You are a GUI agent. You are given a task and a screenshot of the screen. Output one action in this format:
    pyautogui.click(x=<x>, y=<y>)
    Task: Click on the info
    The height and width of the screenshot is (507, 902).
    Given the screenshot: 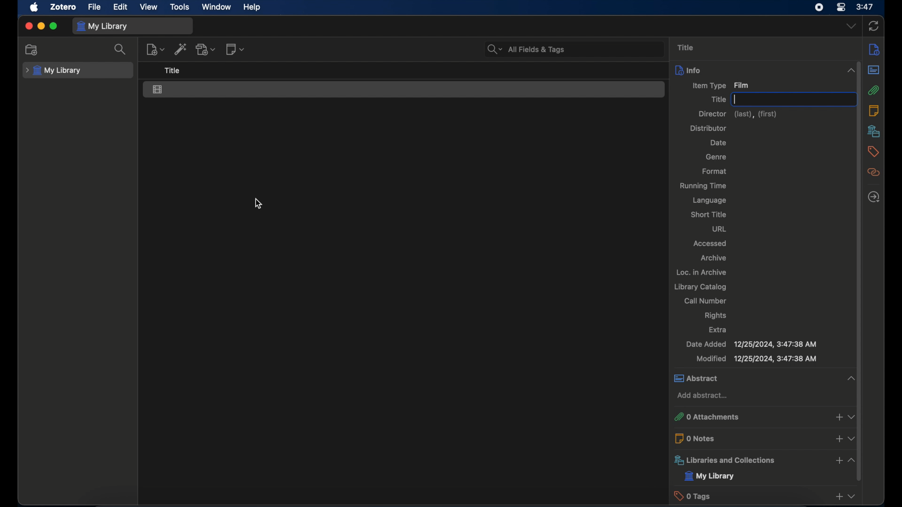 What is the action you would take?
    pyautogui.click(x=754, y=71)
    